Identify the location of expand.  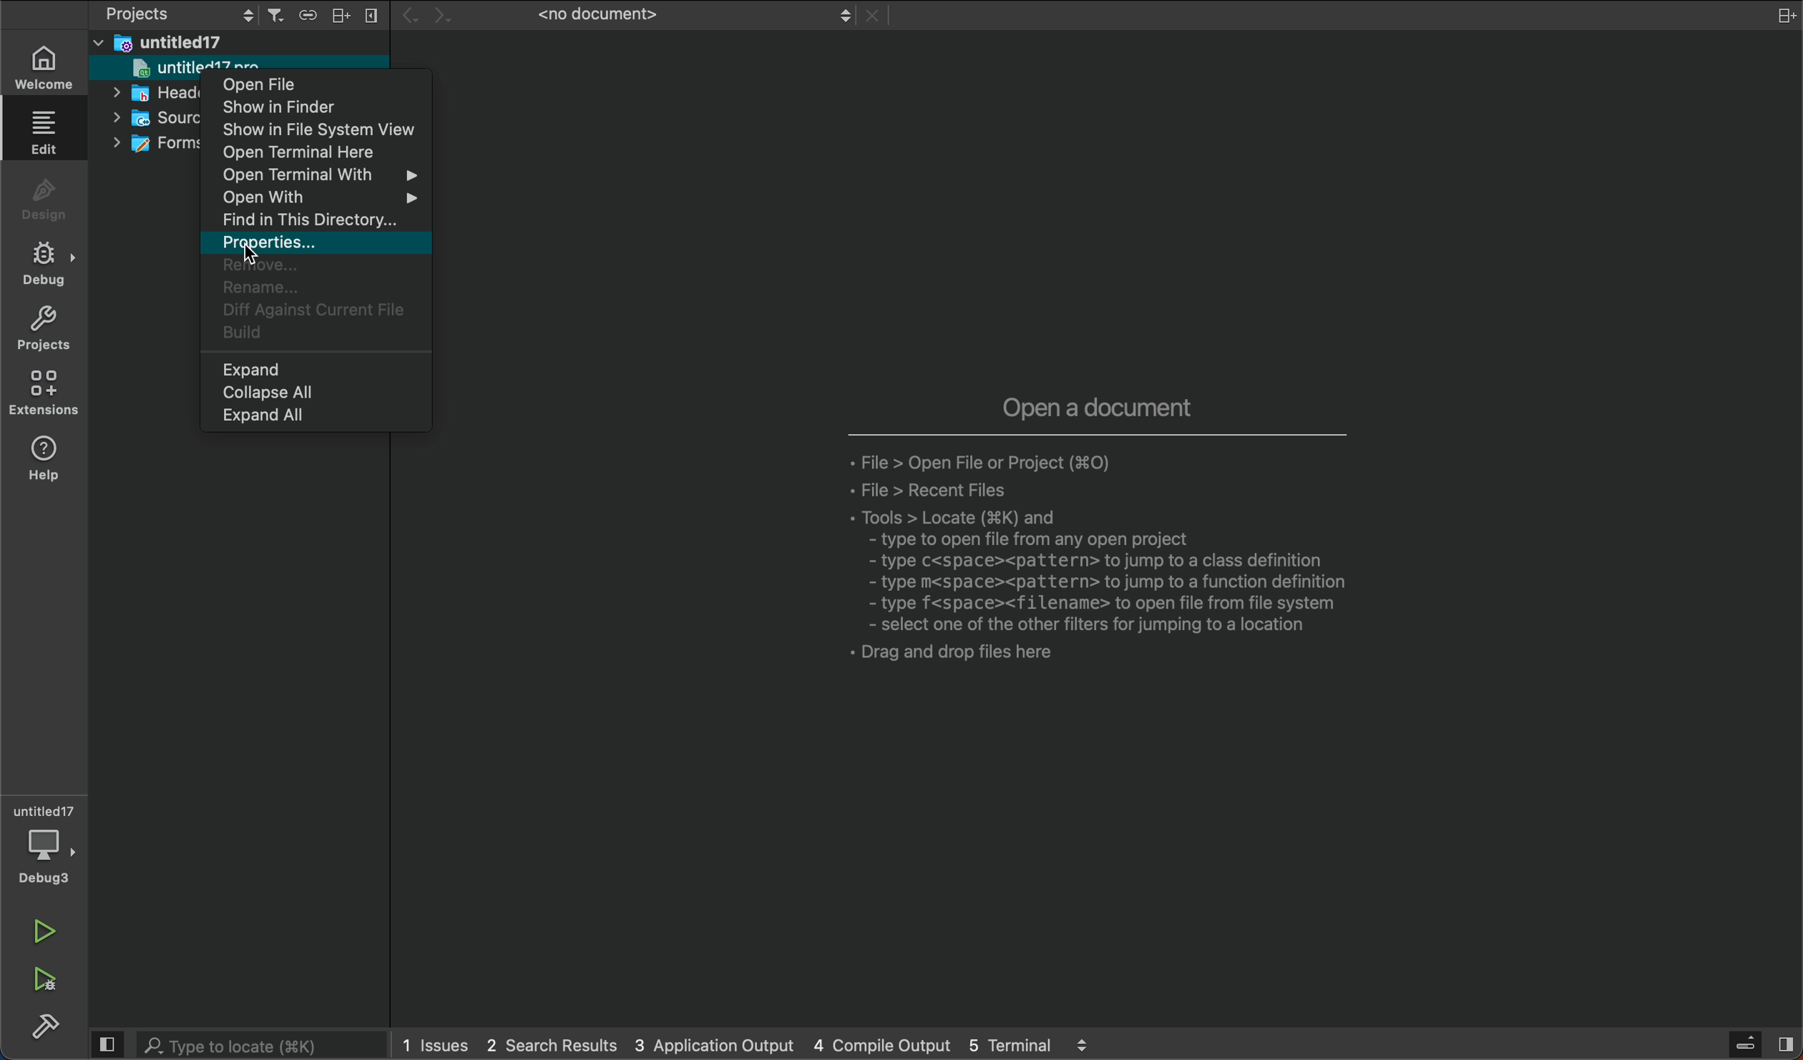
(313, 368).